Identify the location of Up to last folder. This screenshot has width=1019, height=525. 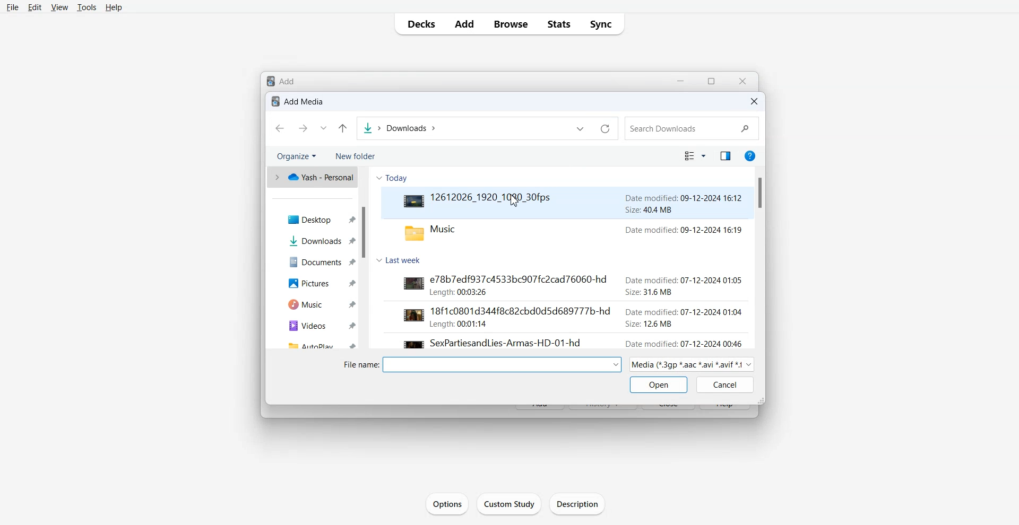
(343, 129).